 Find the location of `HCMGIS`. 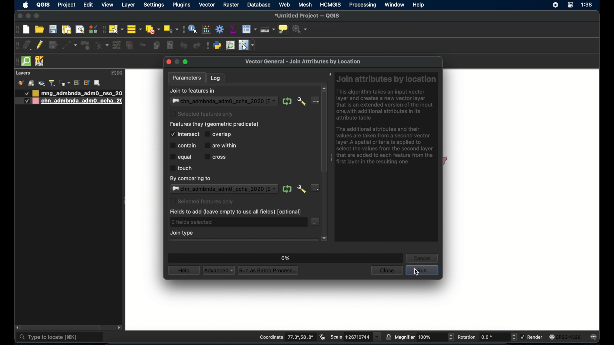

HCMGIS is located at coordinates (330, 4).